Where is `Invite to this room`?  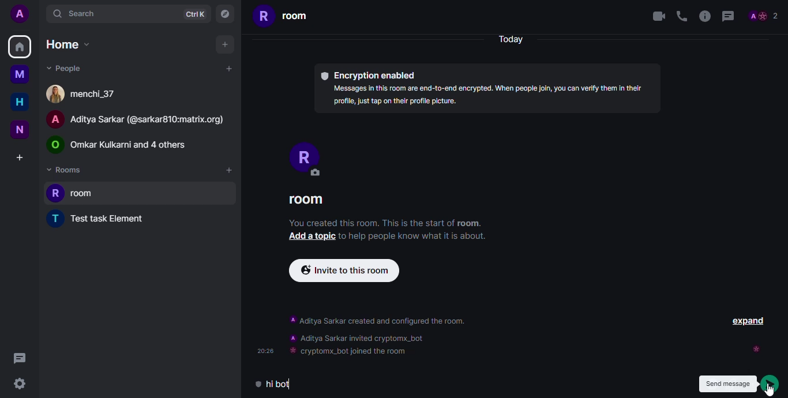 Invite to this room is located at coordinates (343, 271).